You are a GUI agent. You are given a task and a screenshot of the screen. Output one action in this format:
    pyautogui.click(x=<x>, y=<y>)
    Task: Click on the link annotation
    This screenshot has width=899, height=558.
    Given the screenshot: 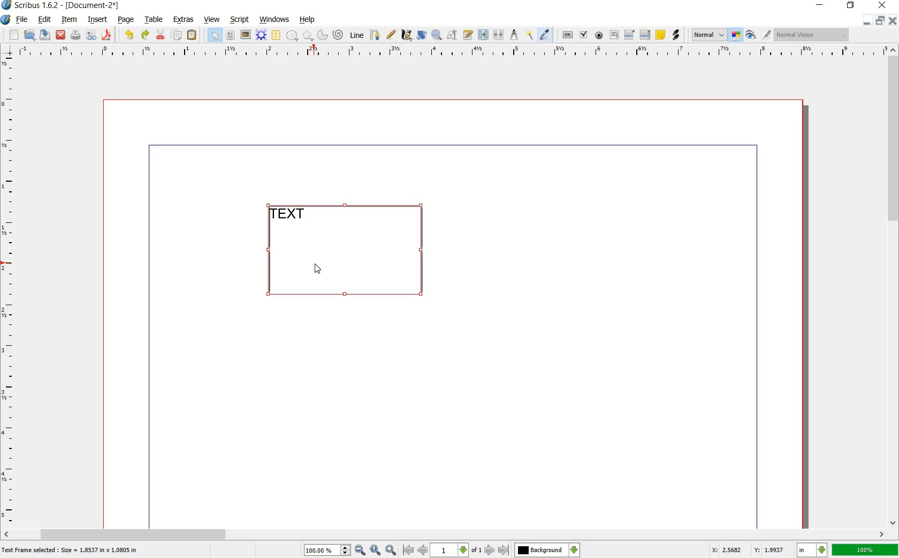 What is the action you would take?
    pyautogui.click(x=675, y=35)
    